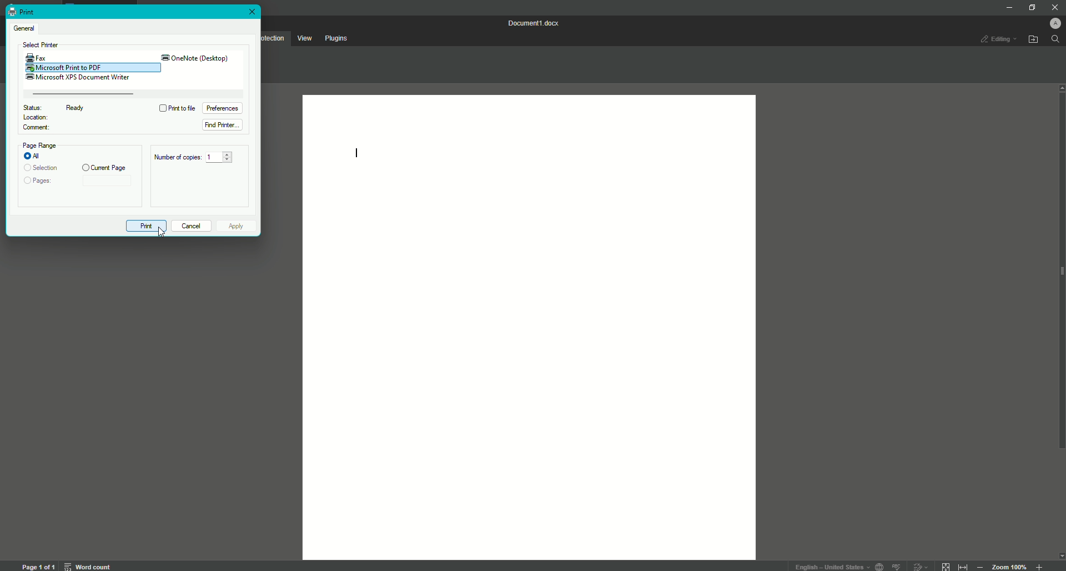 The width and height of the screenshot is (1066, 571). Describe the element at coordinates (41, 167) in the screenshot. I see `selection` at that location.